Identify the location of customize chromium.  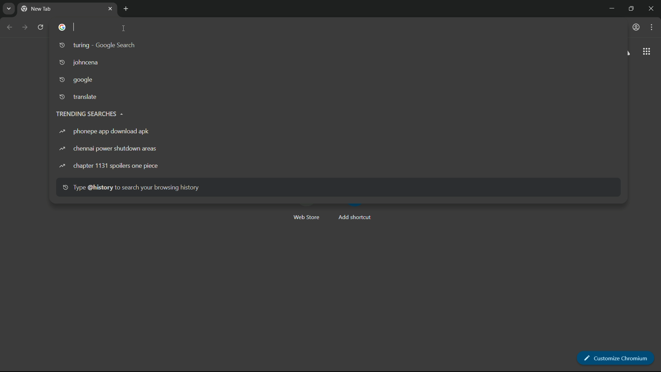
(652, 27).